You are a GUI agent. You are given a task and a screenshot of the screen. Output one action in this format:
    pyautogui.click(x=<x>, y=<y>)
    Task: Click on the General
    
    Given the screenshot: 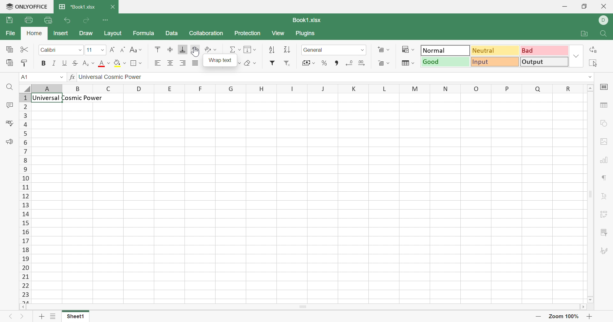 What is the action you would take?
    pyautogui.click(x=317, y=49)
    